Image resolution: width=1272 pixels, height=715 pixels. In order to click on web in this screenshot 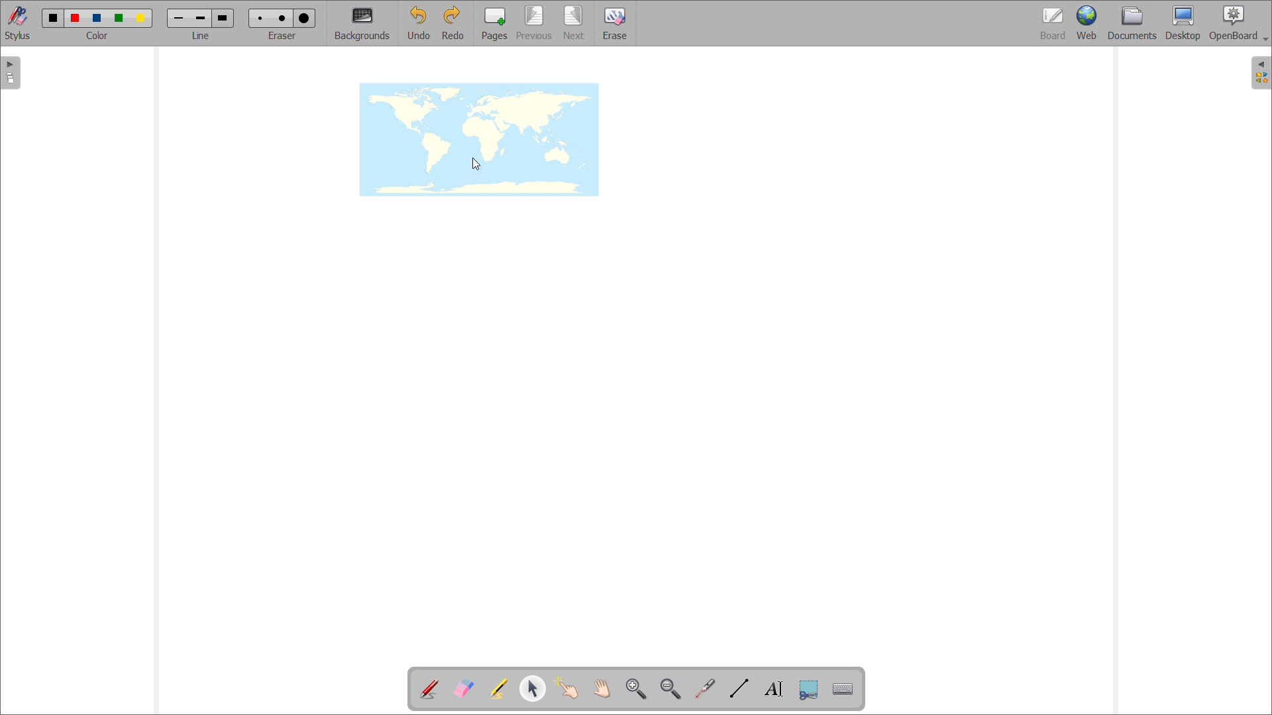, I will do `click(1088, 24)`.